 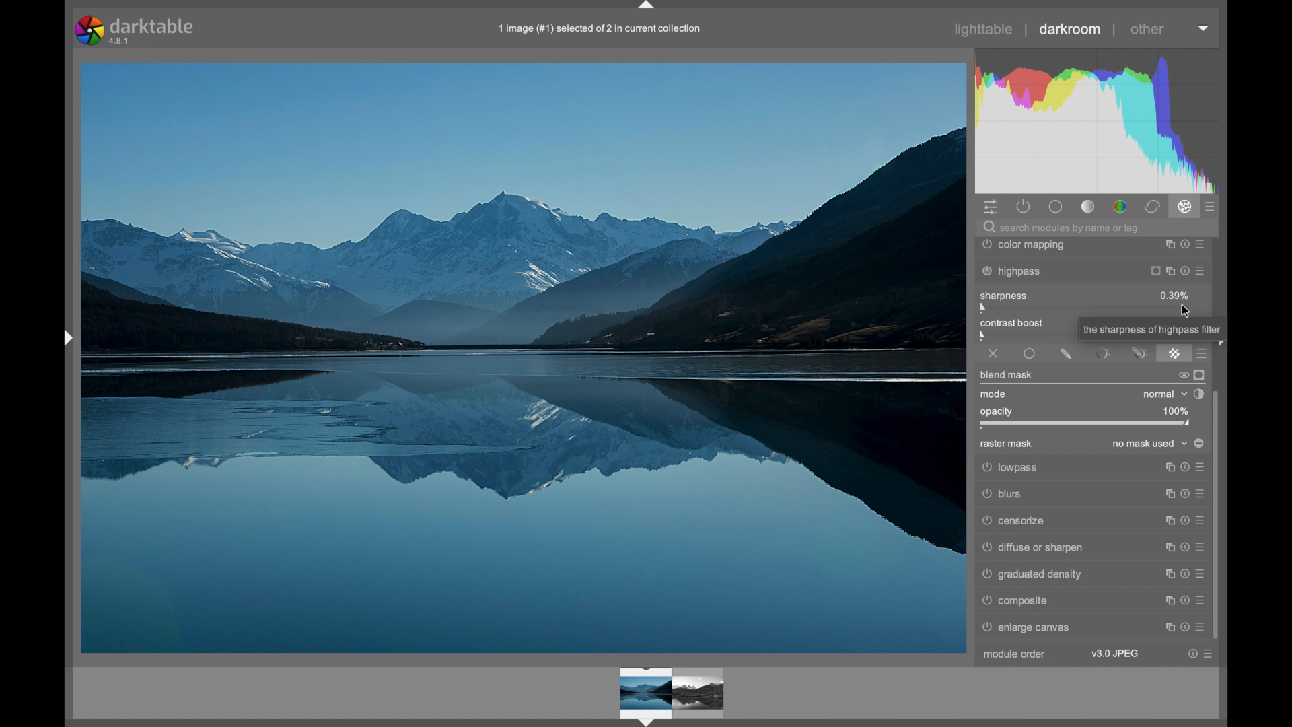 I want to click on darktable, so click(x=136, y=30).